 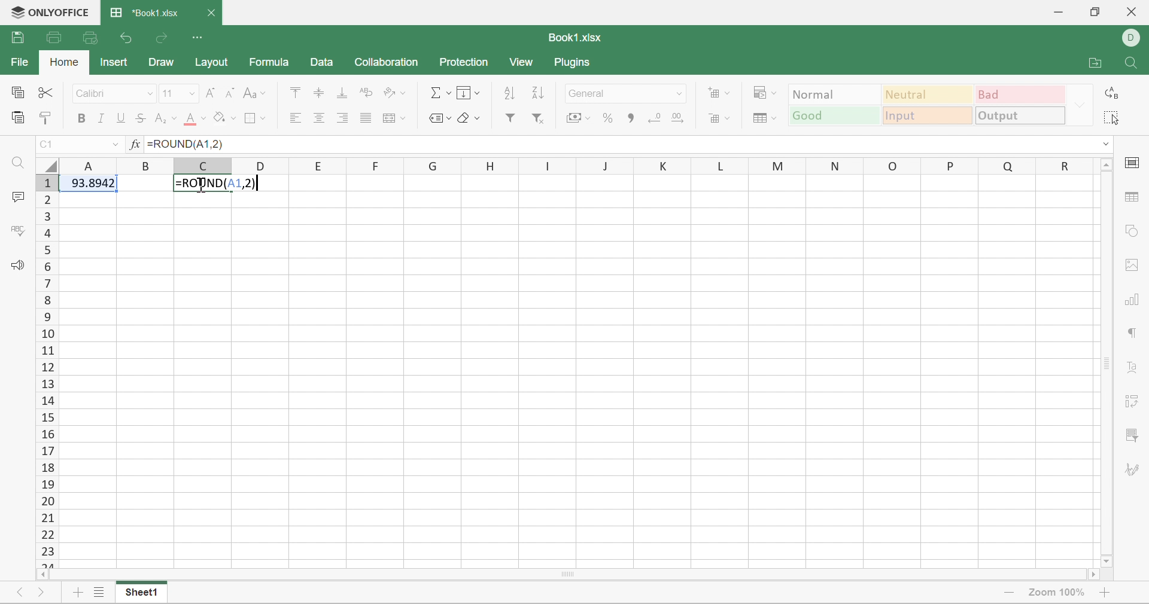 What do you see at coordinates (319, 92) in the screenshot?
I see `Align Middle` at bounding box center [319, 92].